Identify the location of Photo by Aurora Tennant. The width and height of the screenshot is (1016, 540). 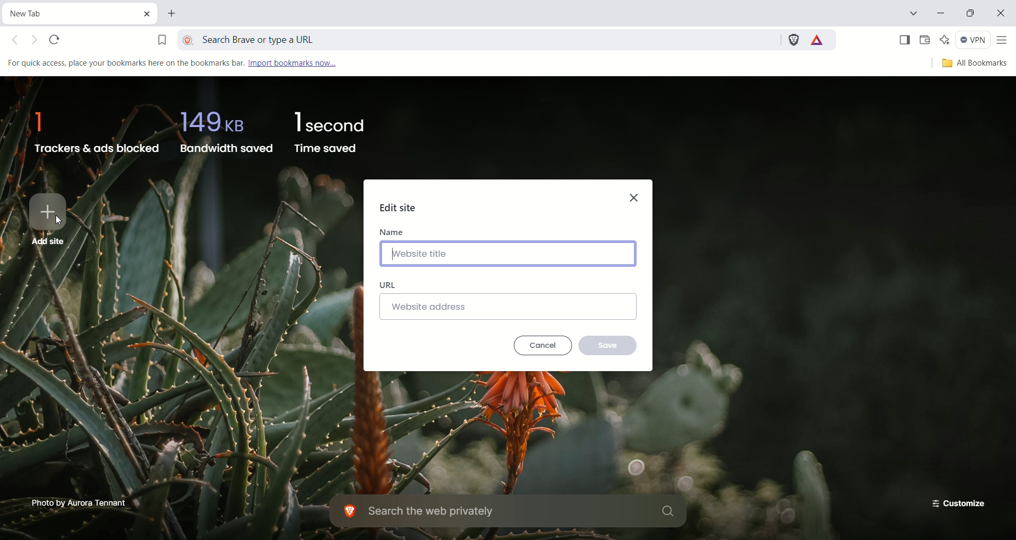
(80, 502).